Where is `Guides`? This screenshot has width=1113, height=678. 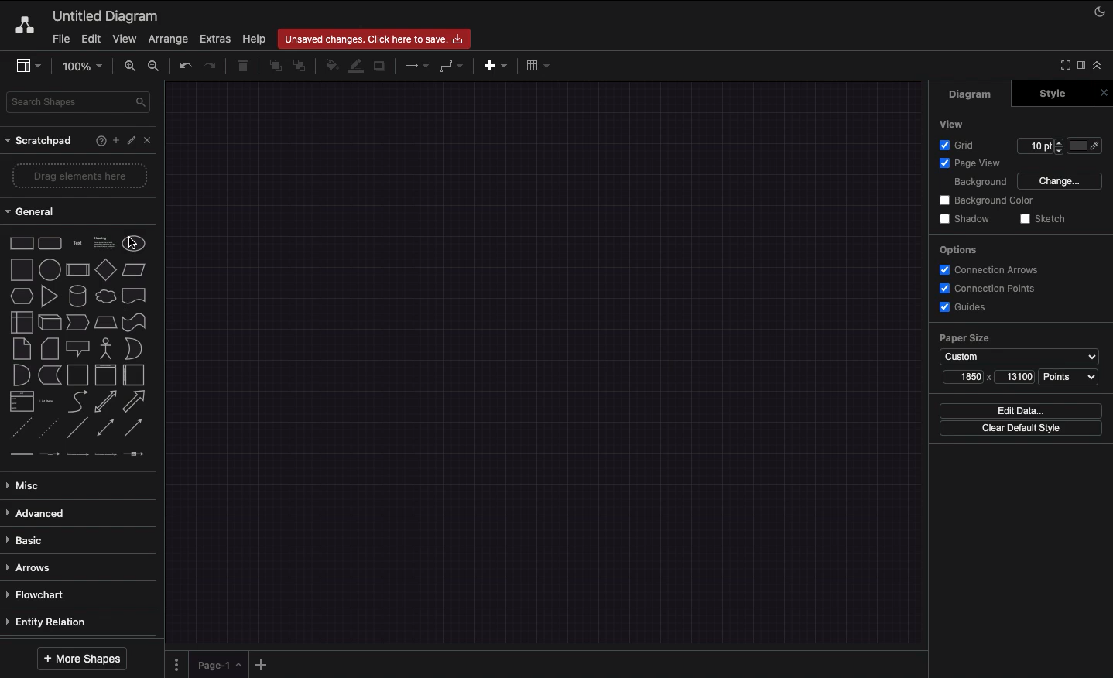 Guides is located at coordinates (965, 308).